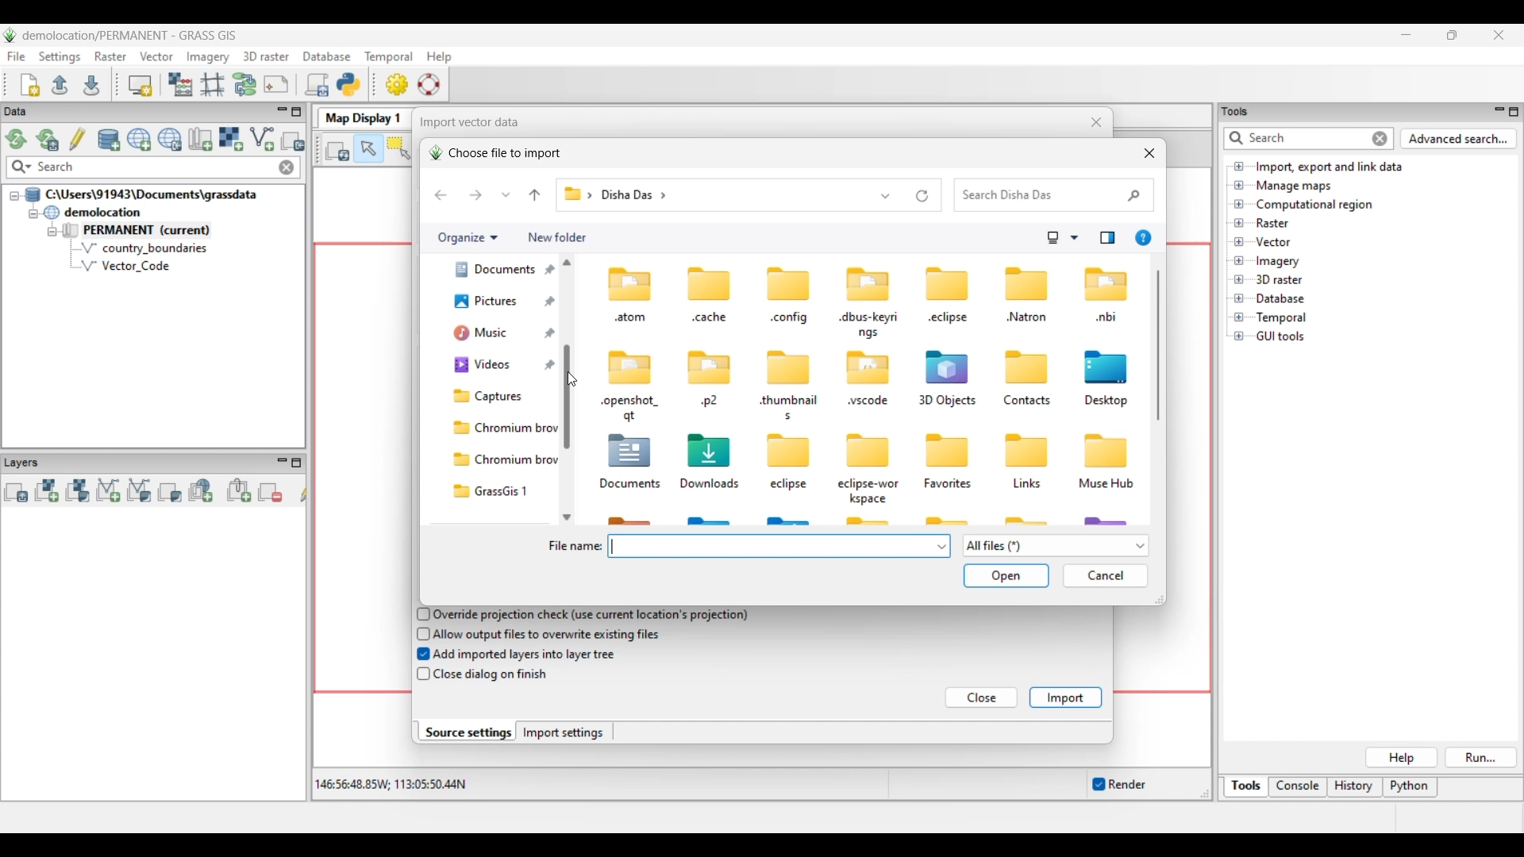  I want to click on Go to the file before current file in file pathway, so click(535, 195).